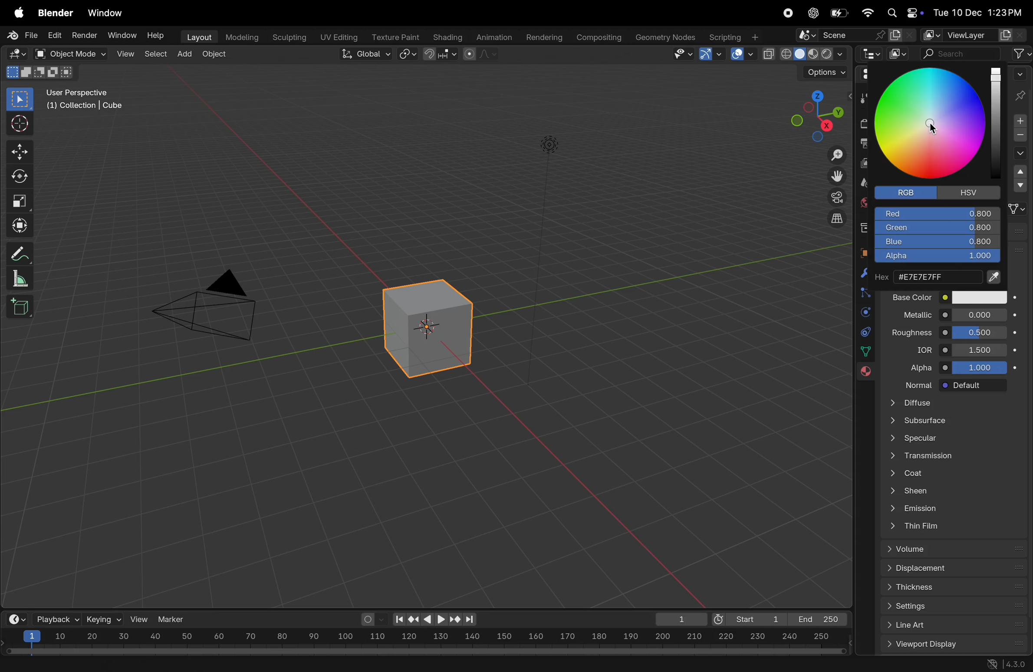 The width and height of the screenshot is (1033, 672). What do you see at coordinates (140, 619) in the screenshot?
I see `view` at bounding box center [140, 619].